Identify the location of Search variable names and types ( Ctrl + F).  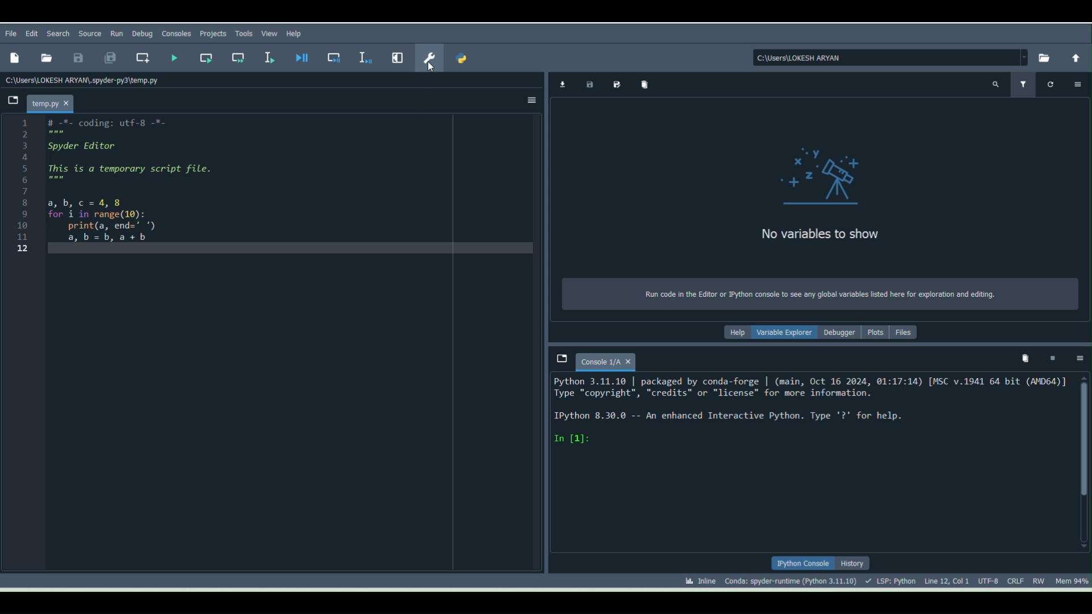
(1000, 84).